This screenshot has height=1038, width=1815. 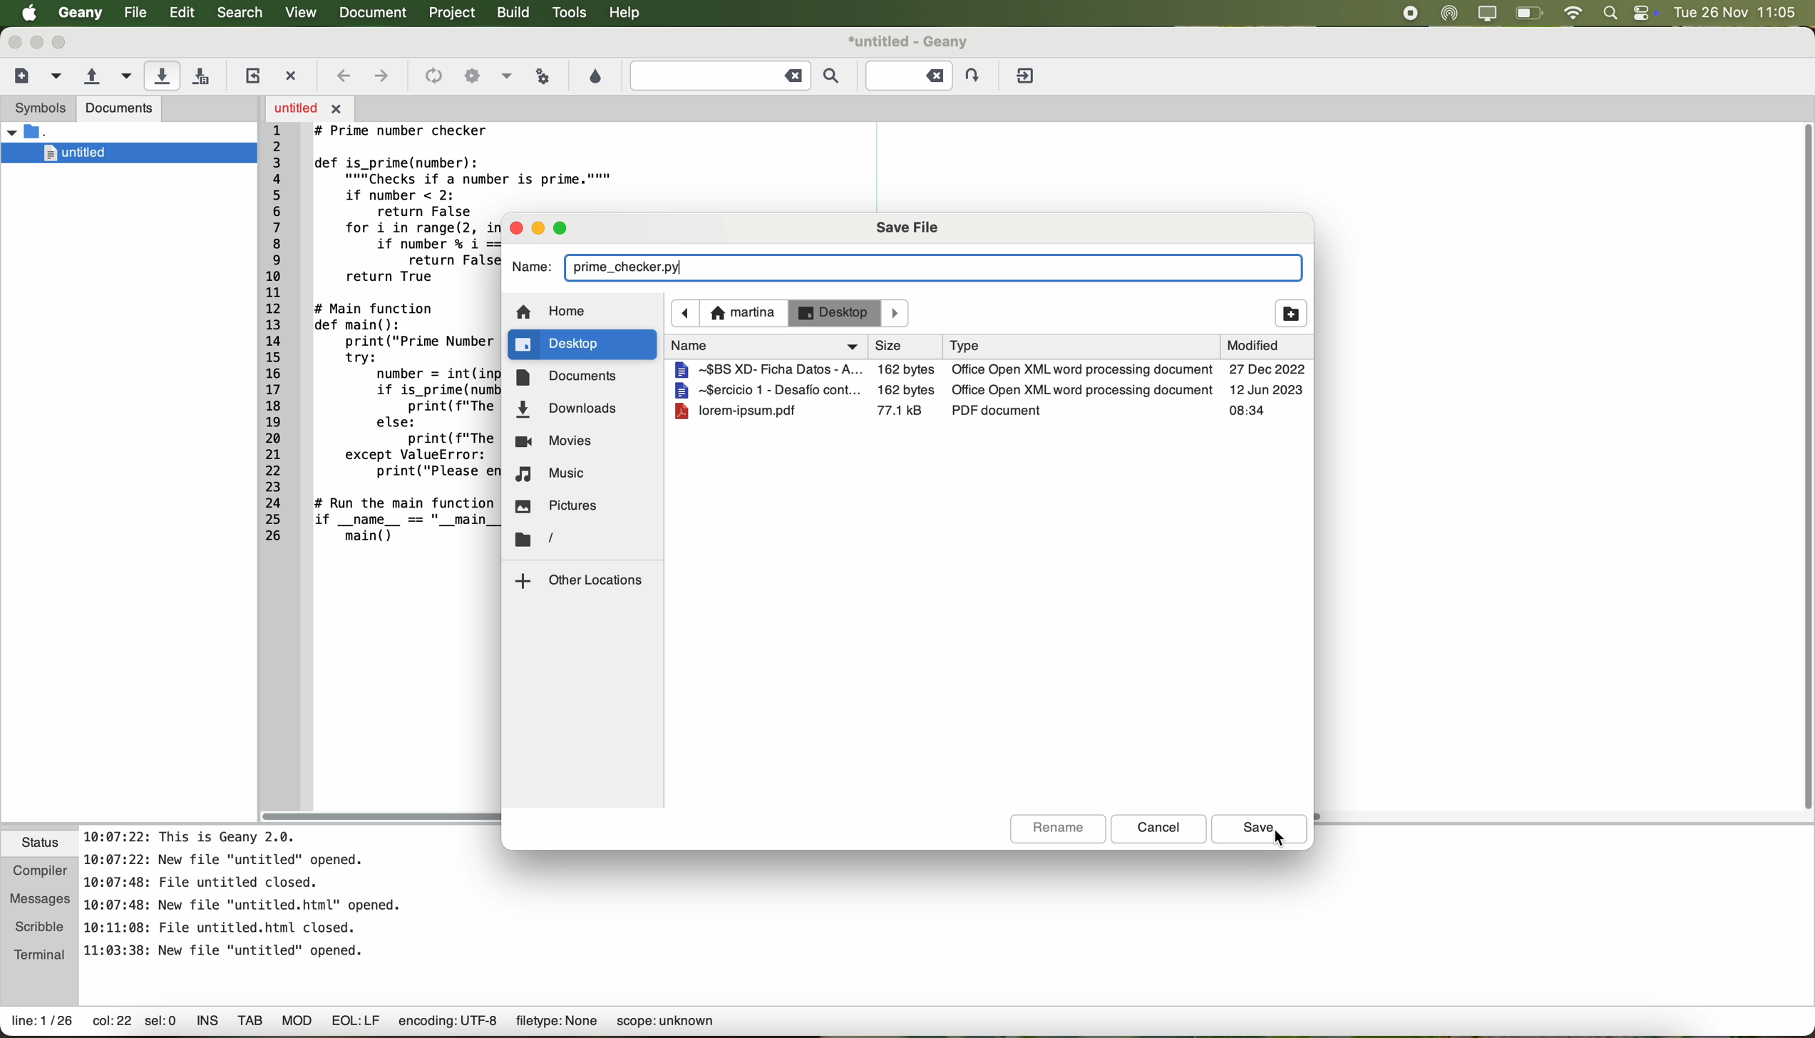 I want to click on create a new file from template, so click(x=58, y=77).